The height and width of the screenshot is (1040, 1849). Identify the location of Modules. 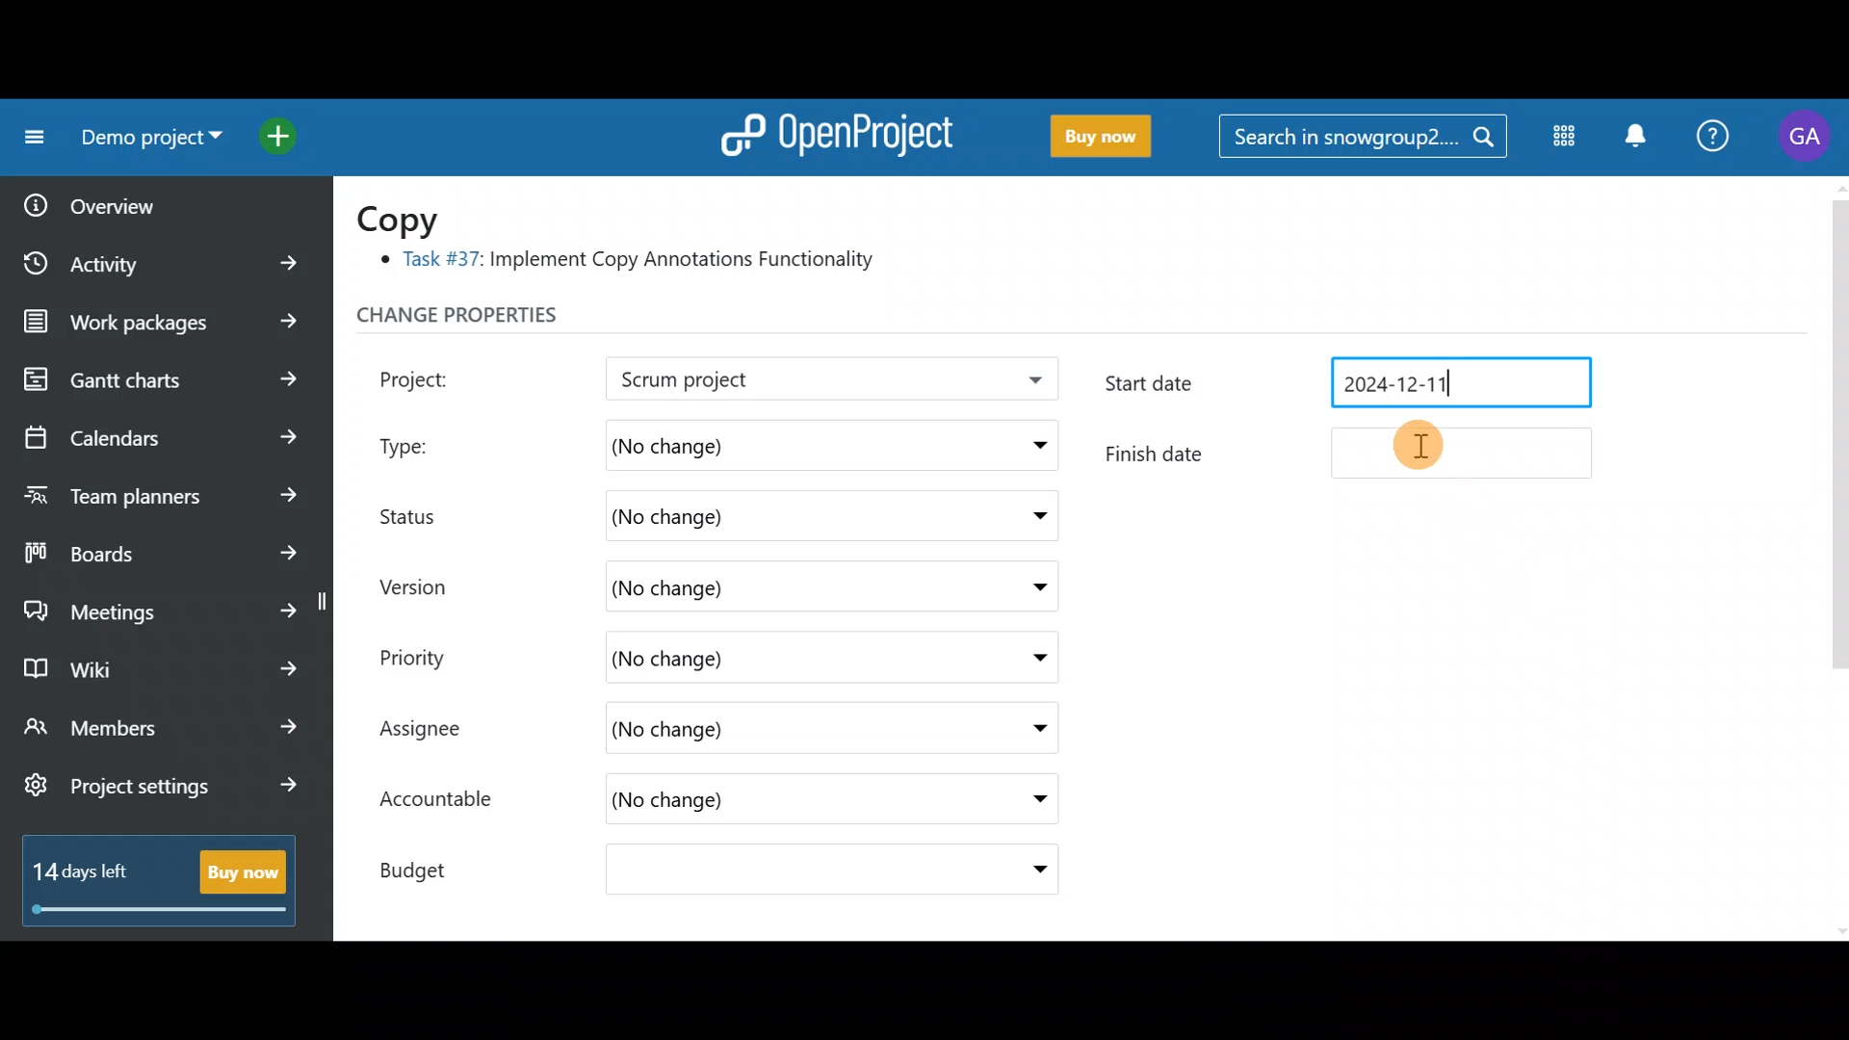
(1558, 140).